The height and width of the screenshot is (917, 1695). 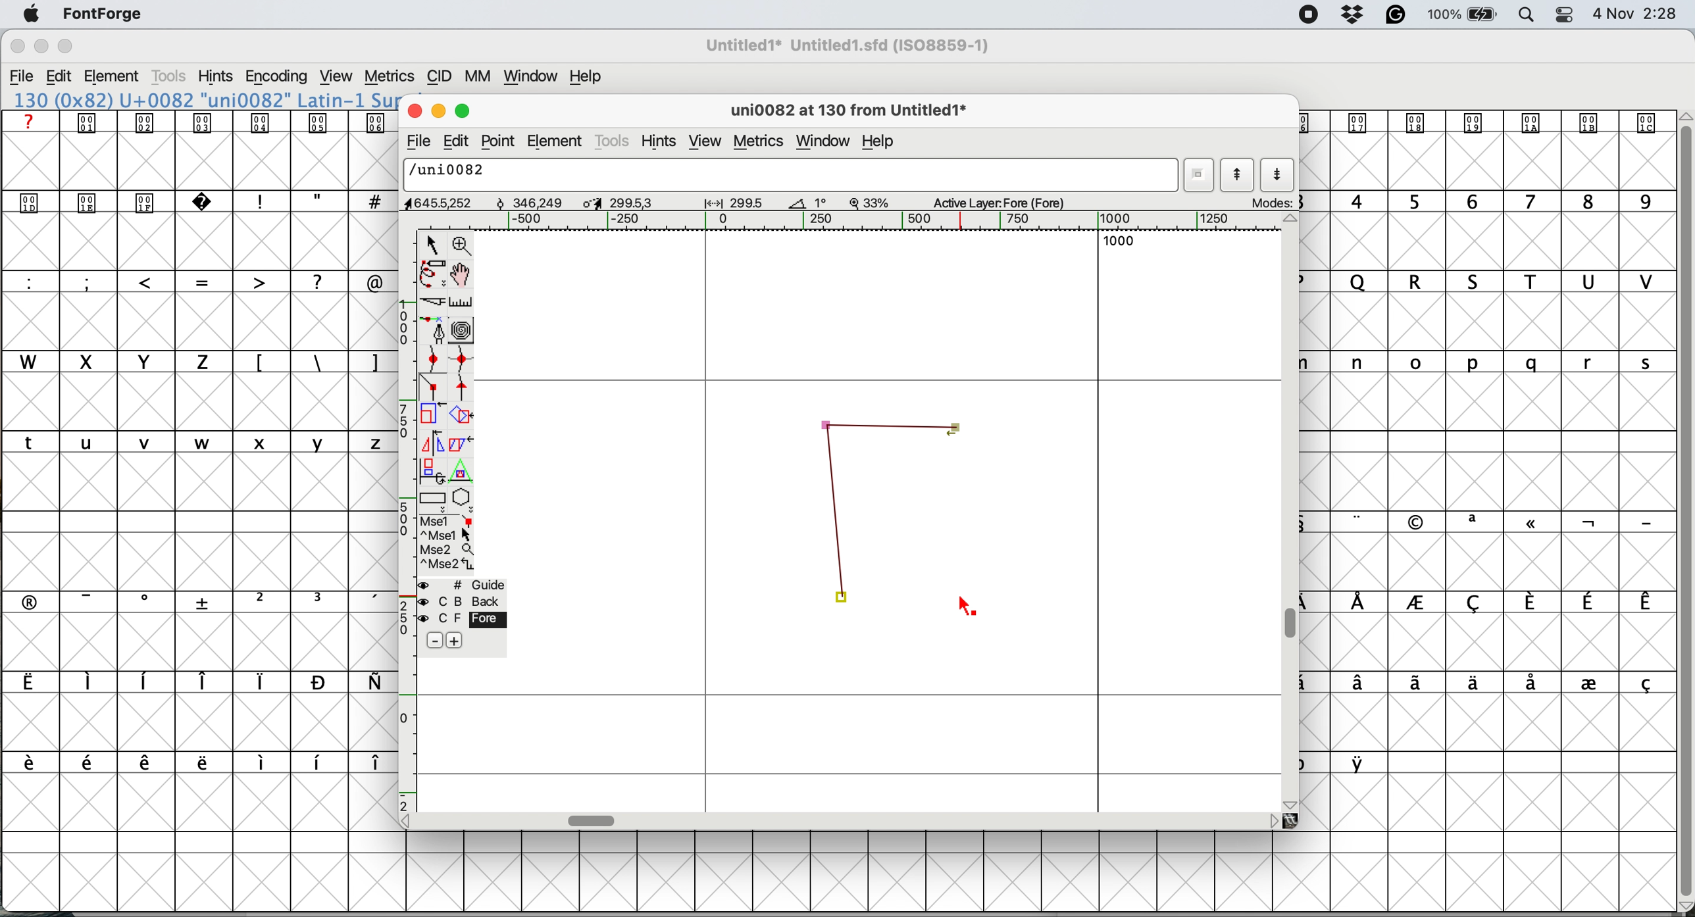 What do you see at coordinates (448, 545) in the screenshot?
I see `selections` at bounding box center [448, 545].